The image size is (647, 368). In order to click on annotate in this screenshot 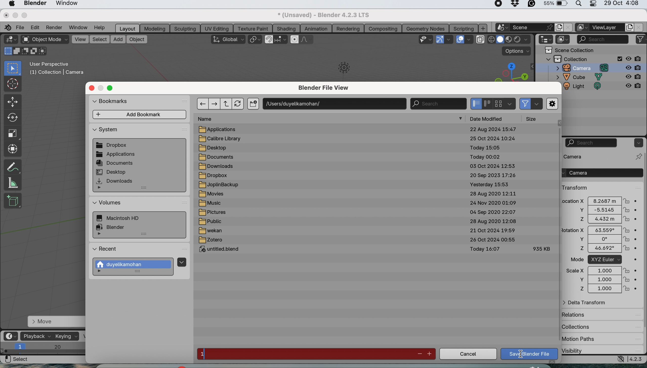, I will do `click(12, 167)`.